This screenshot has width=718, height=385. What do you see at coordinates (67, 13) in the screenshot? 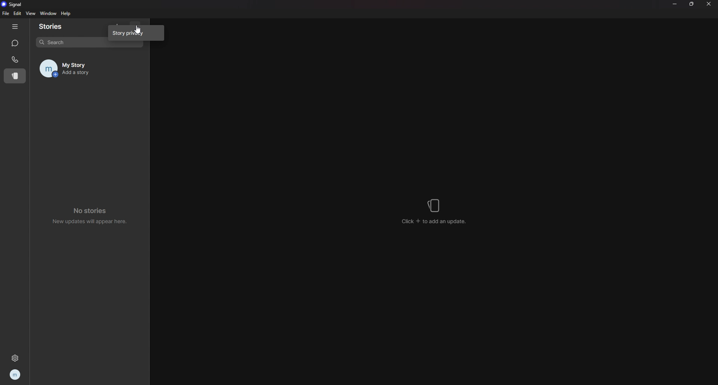
I see `help` at bounding box center [67, 13].